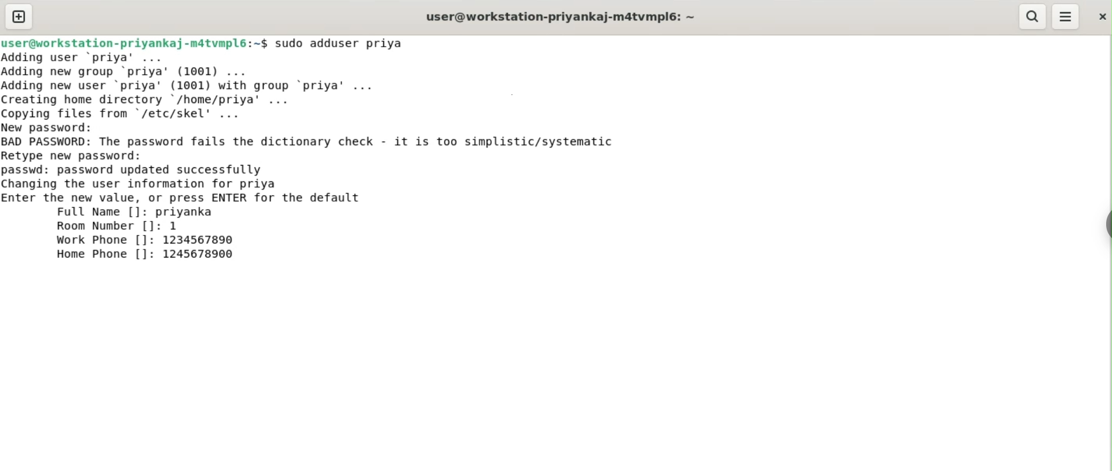  I want to click on full name []:, so click(99, 212).